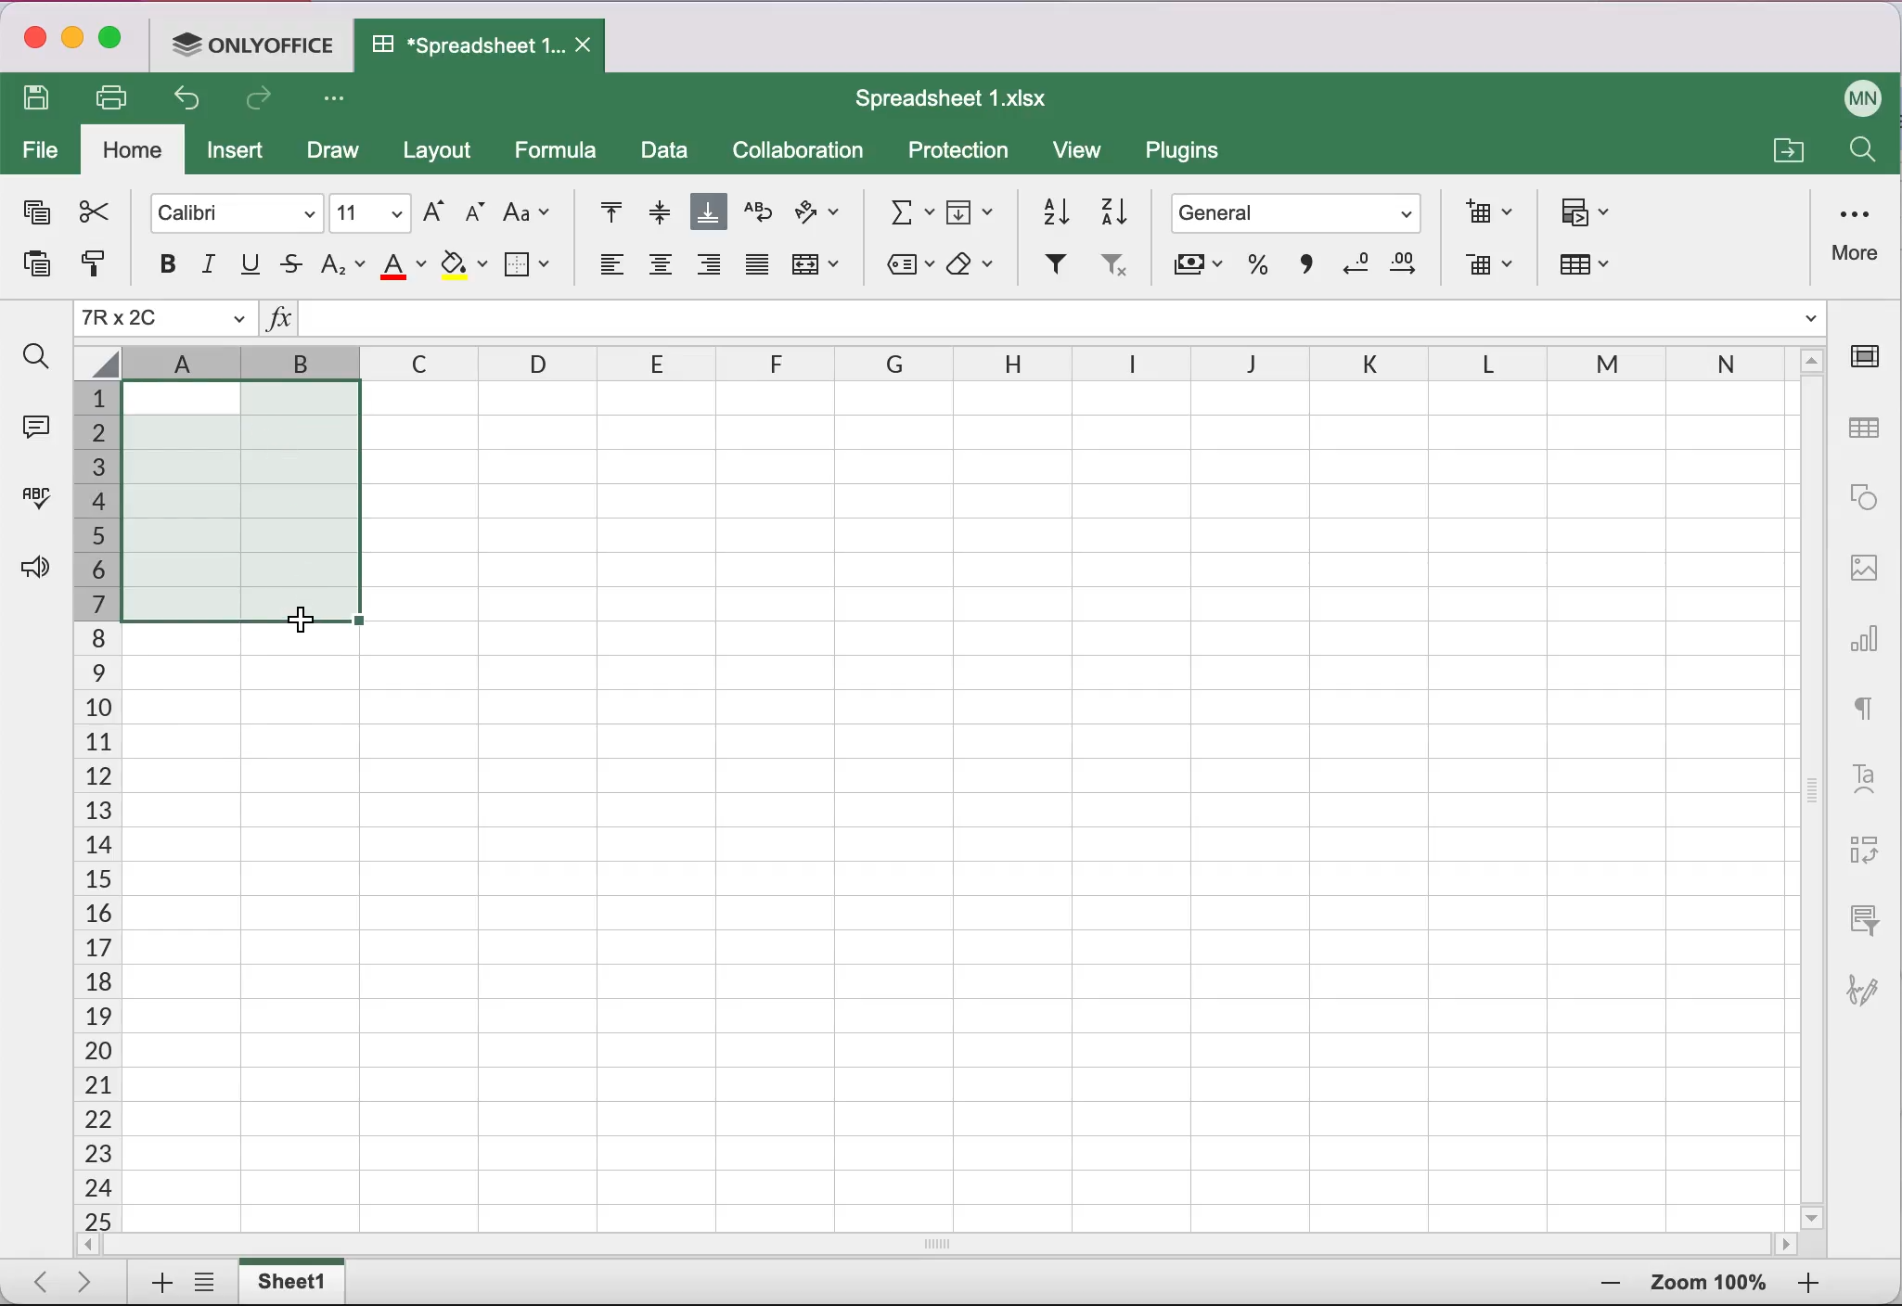  Describe the element at coordinates (1123, 802) in the screenshot. I see `cells` at that location.